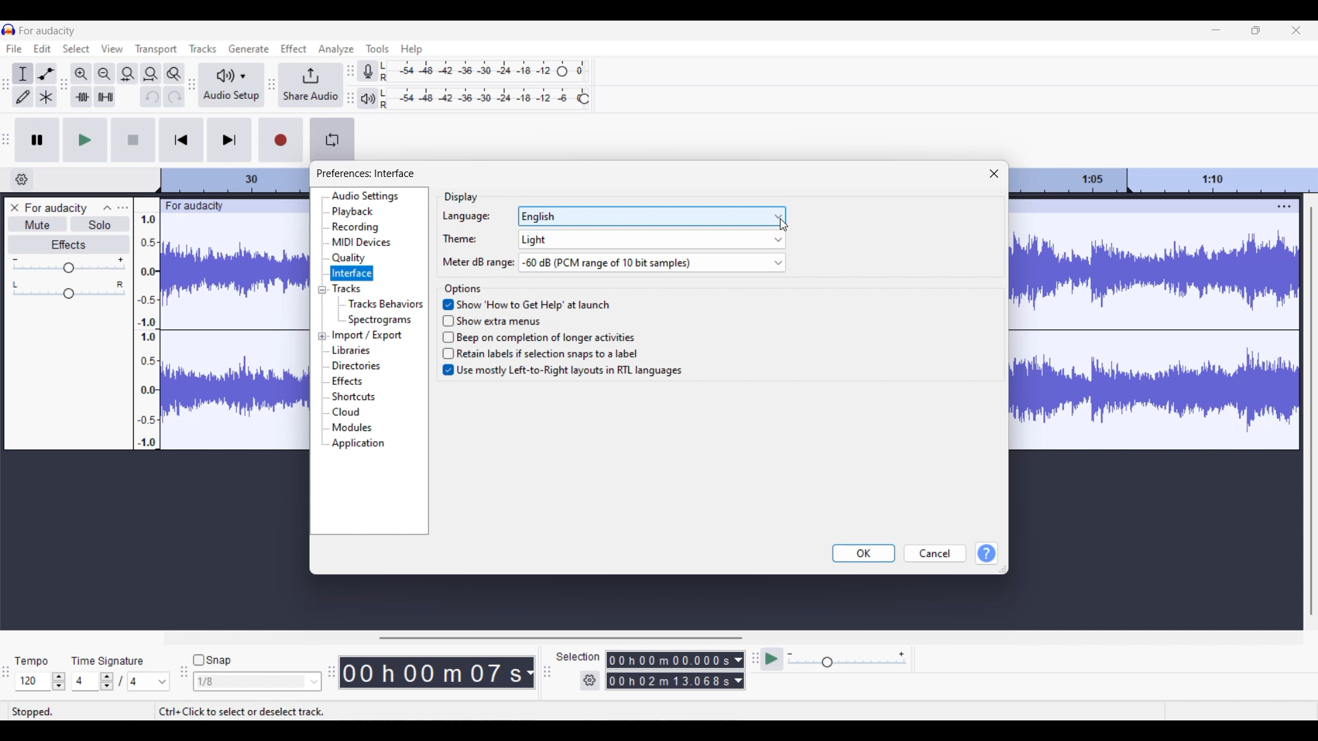 This screenshot has width=1318, height=741. I want to click on Snap toggle, so click(212, 660).